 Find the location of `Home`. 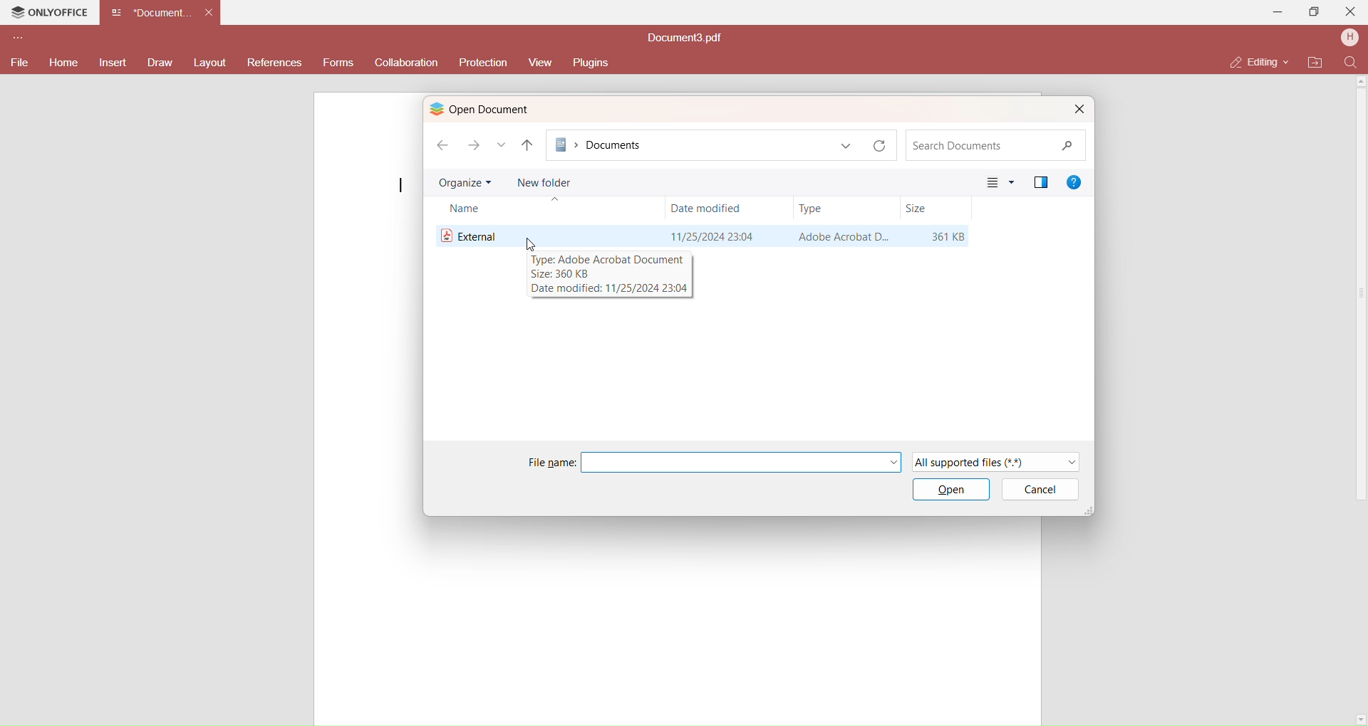

Home is located at coordinates (62, 63).